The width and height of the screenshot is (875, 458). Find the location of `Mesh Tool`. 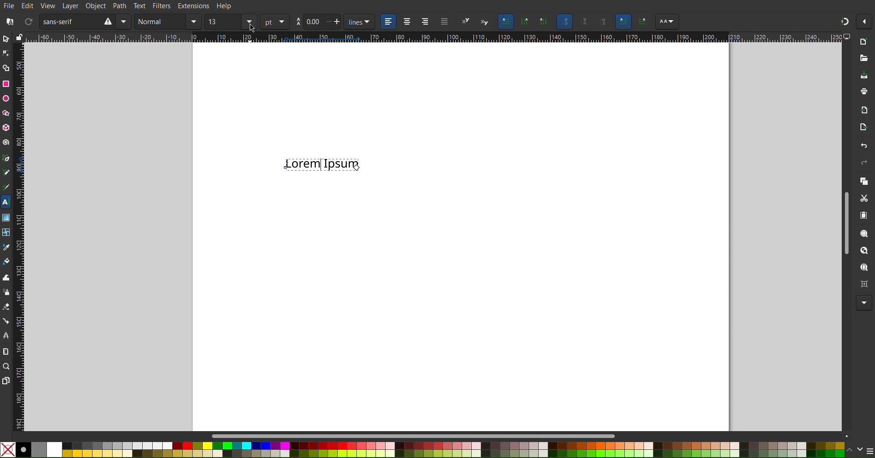

Mesh Tool is located at coordinates (5, 232).